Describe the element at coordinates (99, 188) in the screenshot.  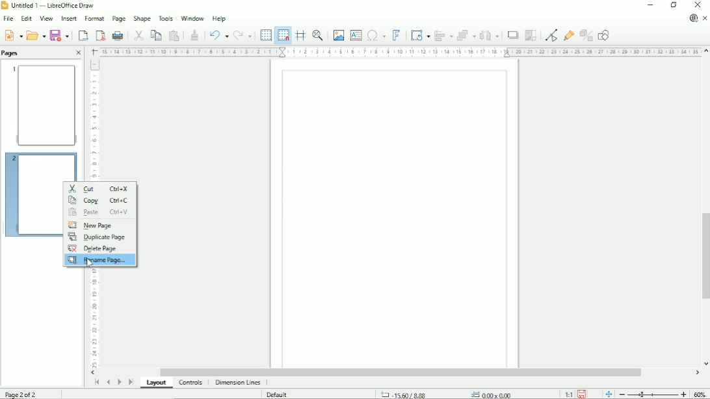
I see `Cut` at that location.